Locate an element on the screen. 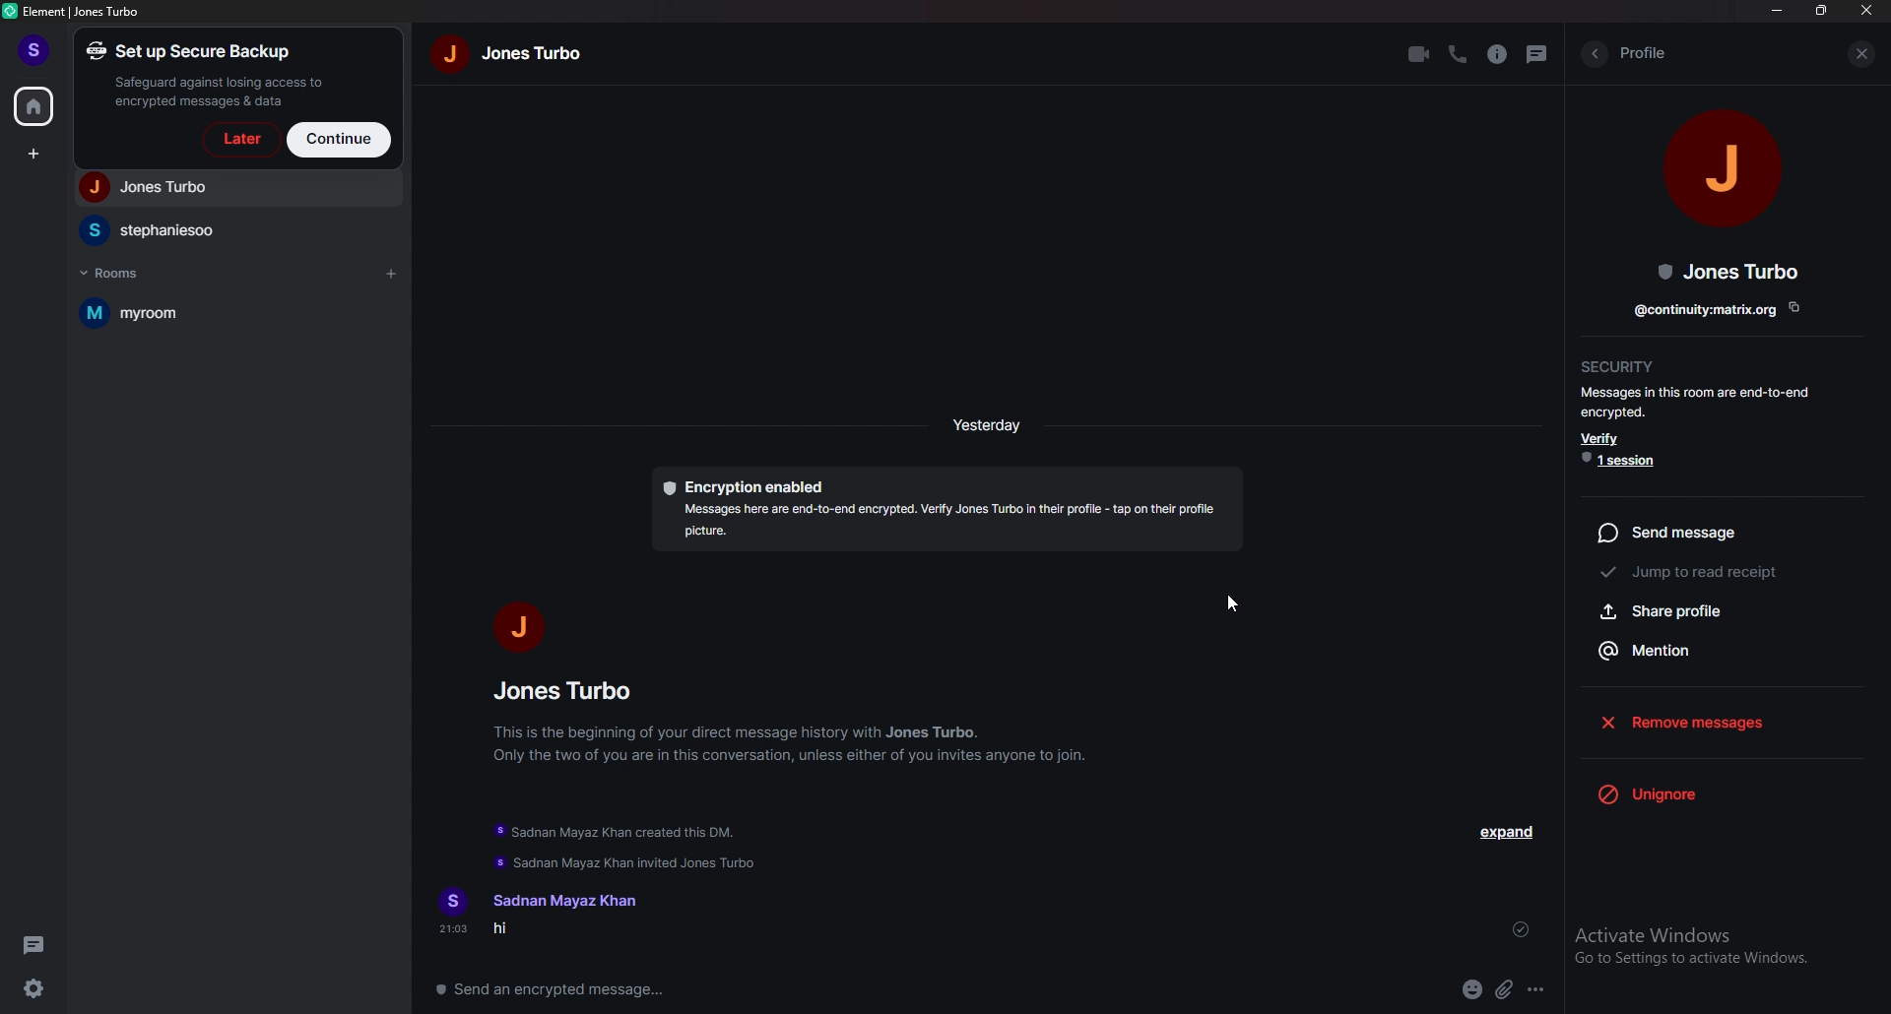 This screenshot has width=1891, height=1014. name is located at coordinates (561, 901).